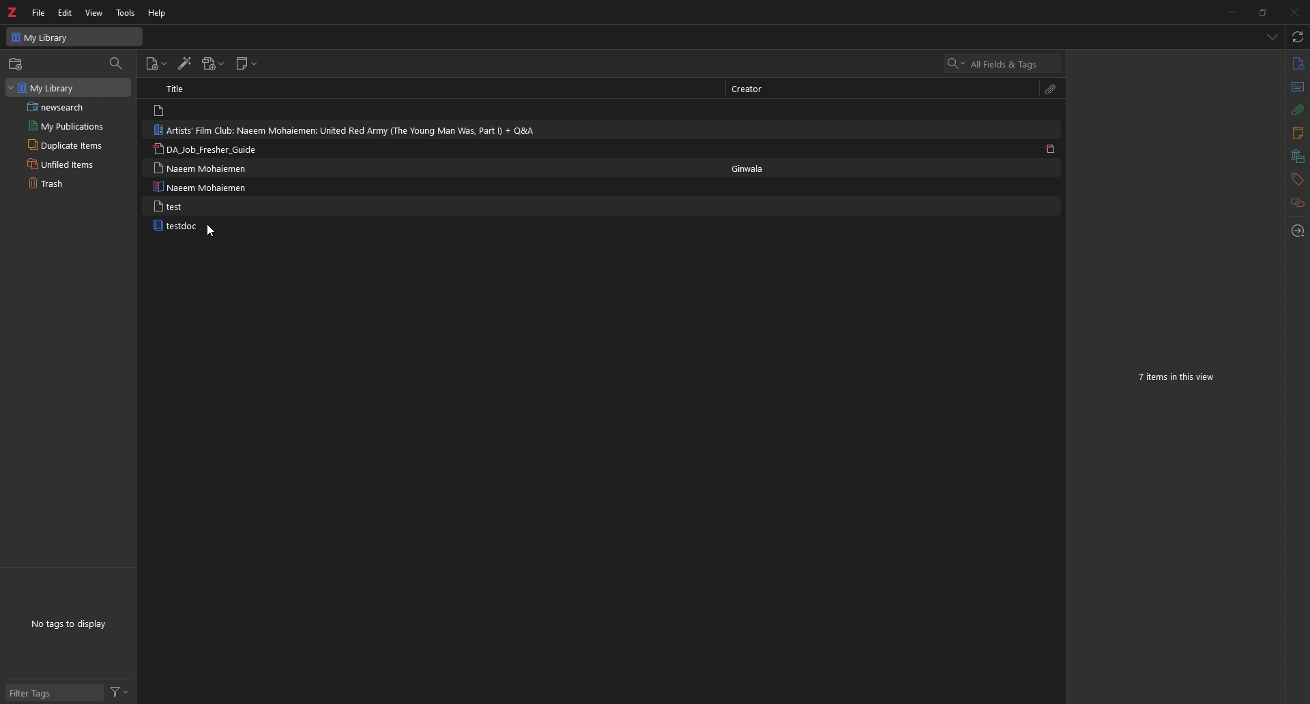  I want to click on filter collections, so click(116, 64).